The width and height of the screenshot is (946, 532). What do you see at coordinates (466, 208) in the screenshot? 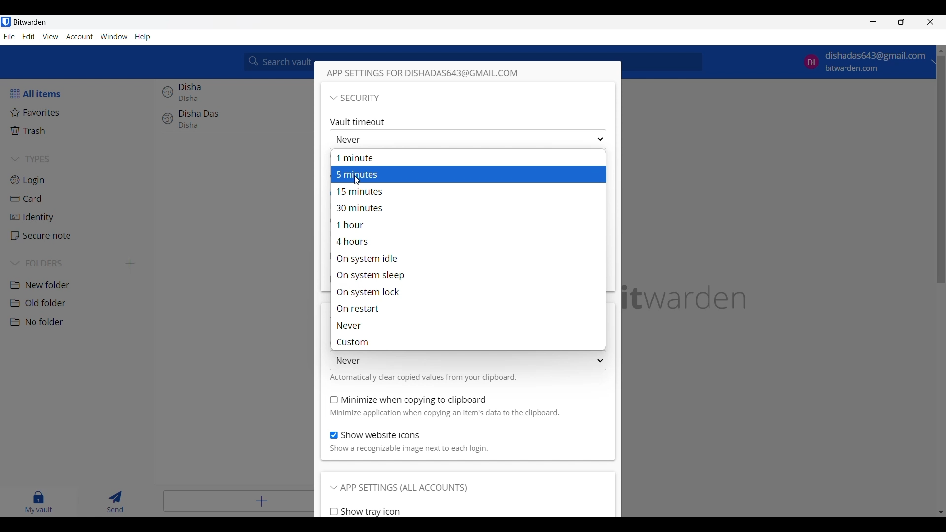
I see `30 minutes` at bounding box center [466, 208].